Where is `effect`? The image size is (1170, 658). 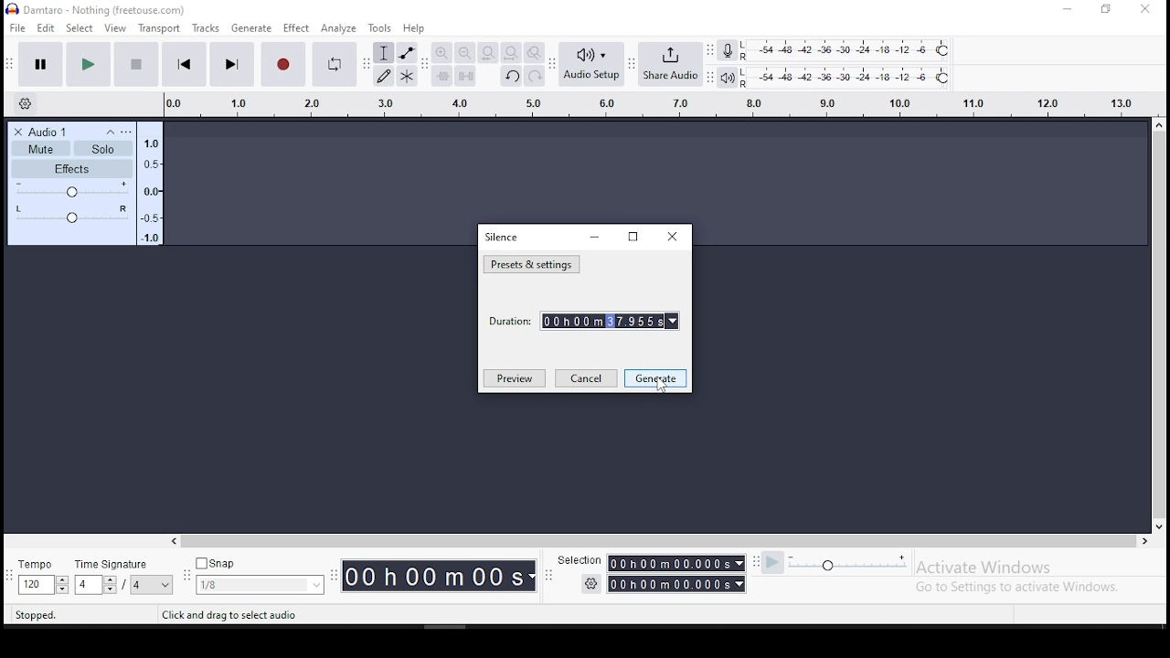
effect is located at coordinates (297, 28).